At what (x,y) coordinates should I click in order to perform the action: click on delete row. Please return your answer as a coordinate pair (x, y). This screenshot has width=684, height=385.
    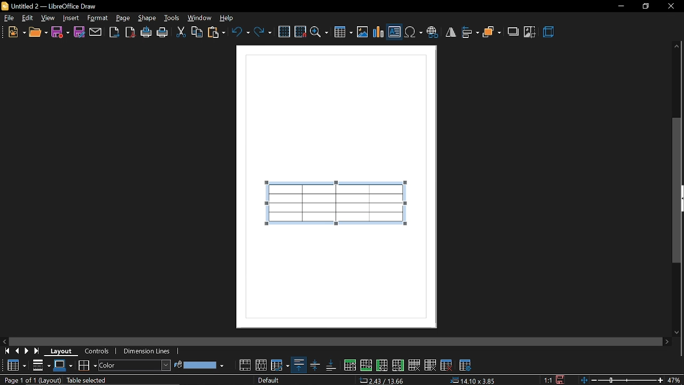
    Looking at the image, I should click on (414, 365).